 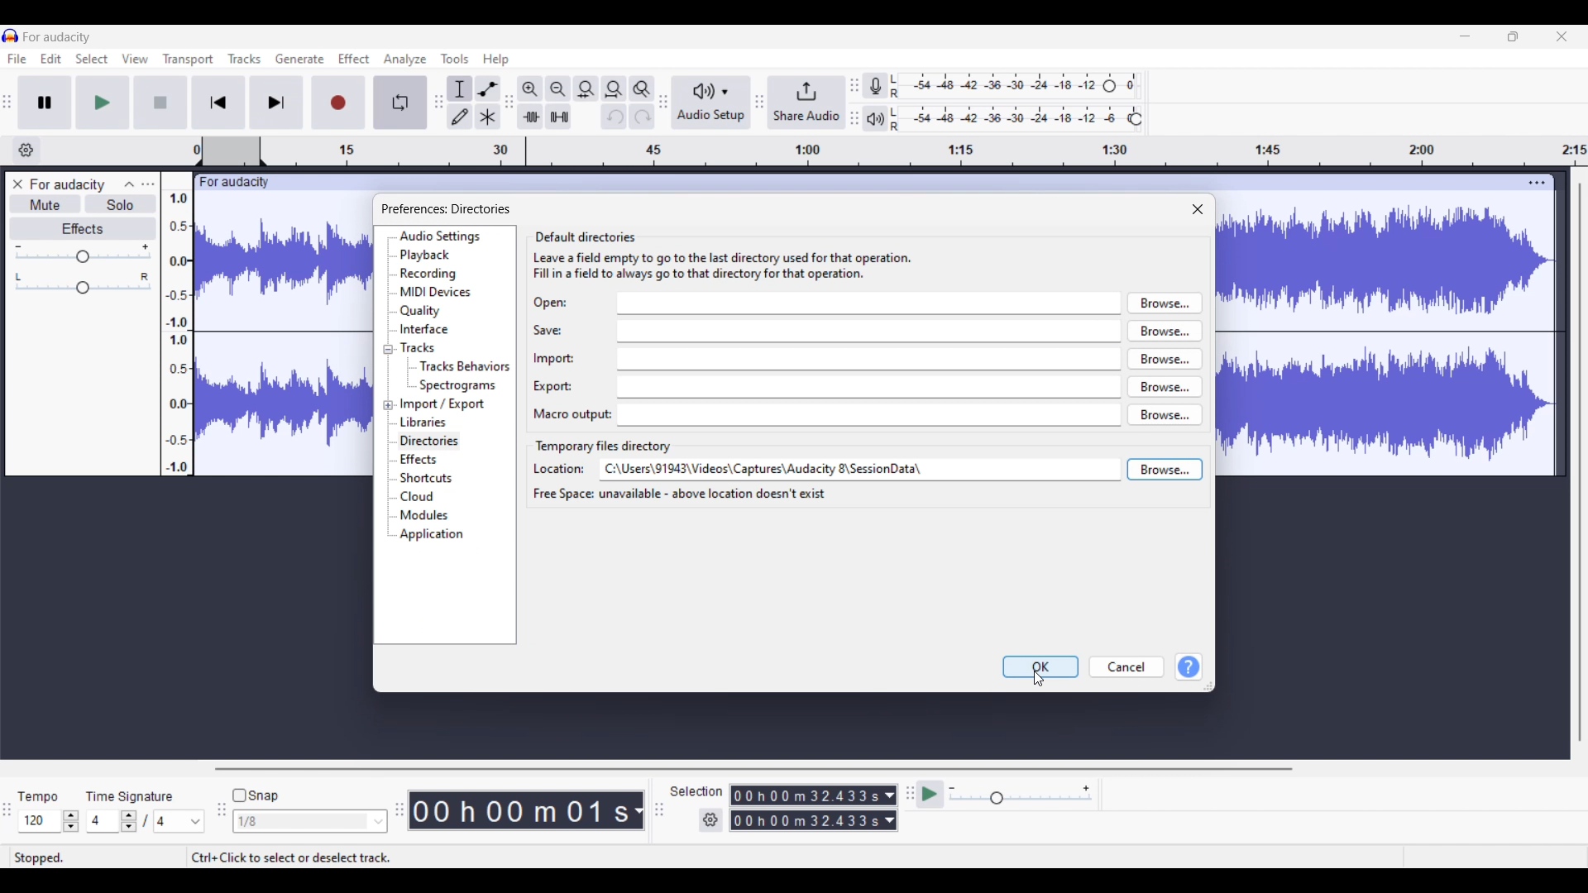 I want to click on Playback level, so click(x=1008, y=119).